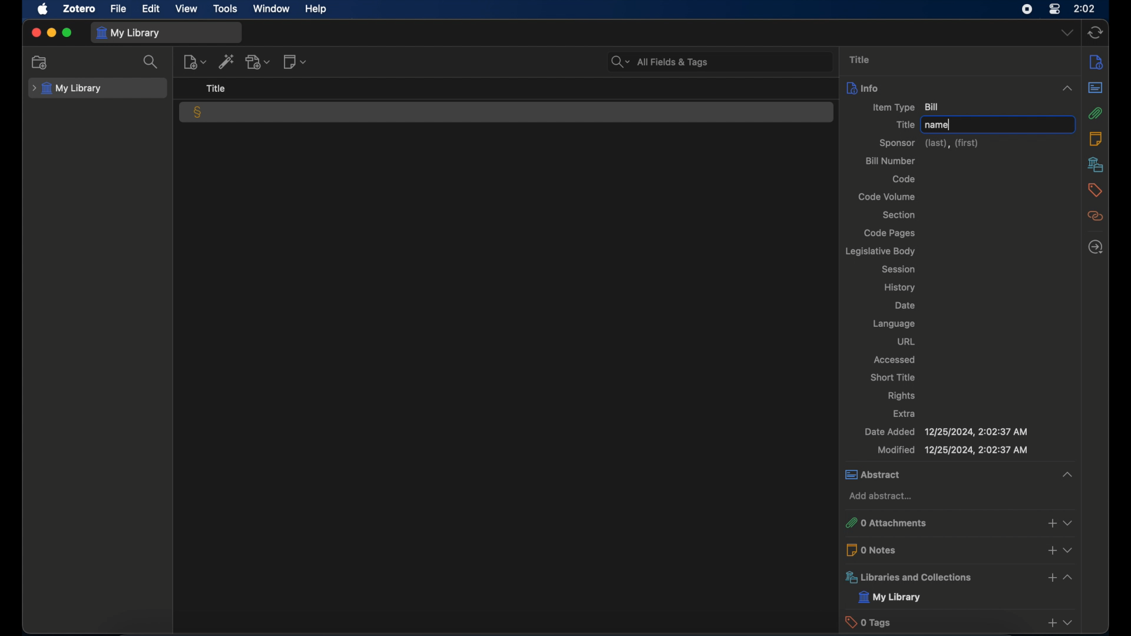  What do you see at coordinates (195, 62) in the screenshot?
I see `new notes` at bounding box center [195, 62].